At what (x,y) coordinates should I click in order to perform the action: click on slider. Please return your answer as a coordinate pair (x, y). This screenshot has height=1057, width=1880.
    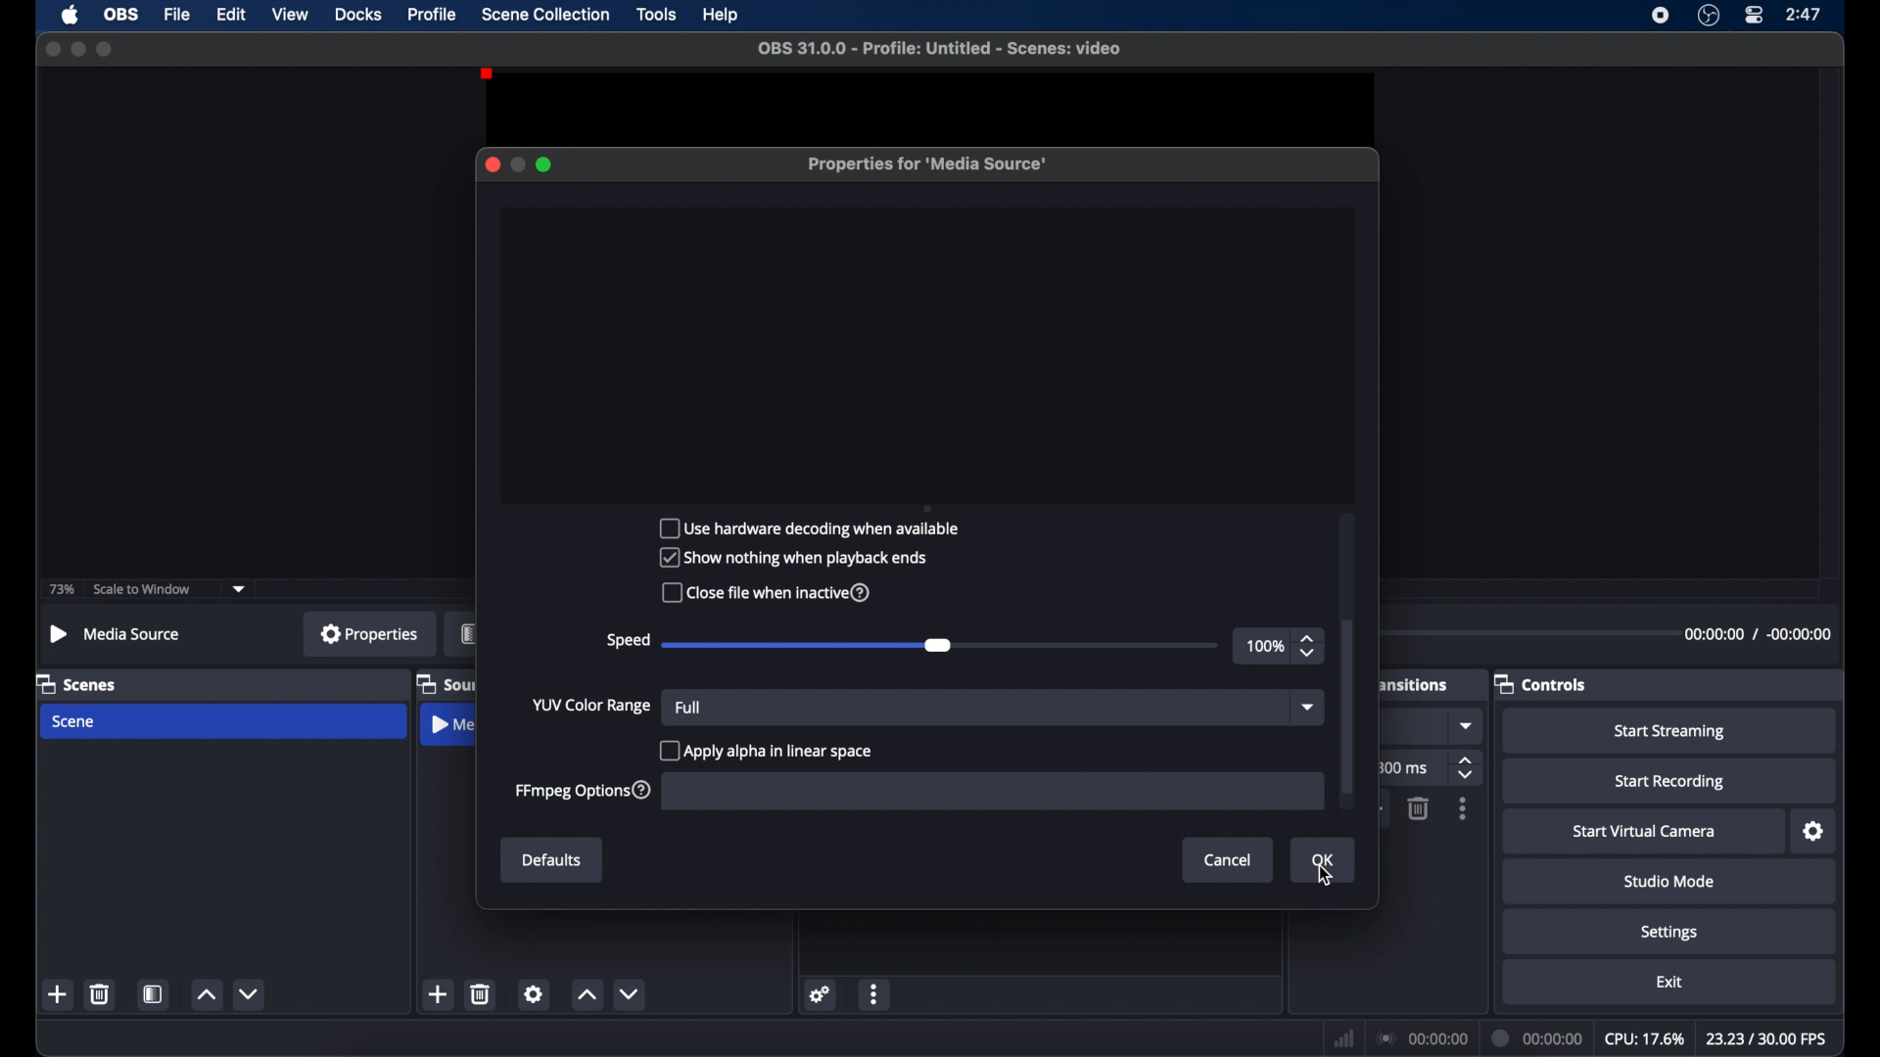
    Looking at the image, I should click on (807, 646).